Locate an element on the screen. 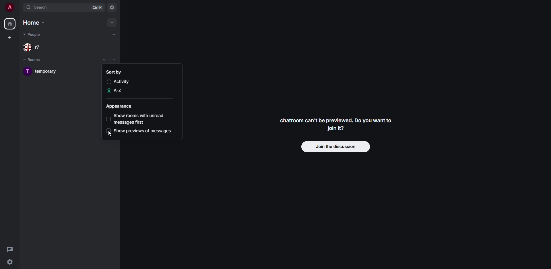 The image size is (551, 269). room is located at coordinates (40, 72).